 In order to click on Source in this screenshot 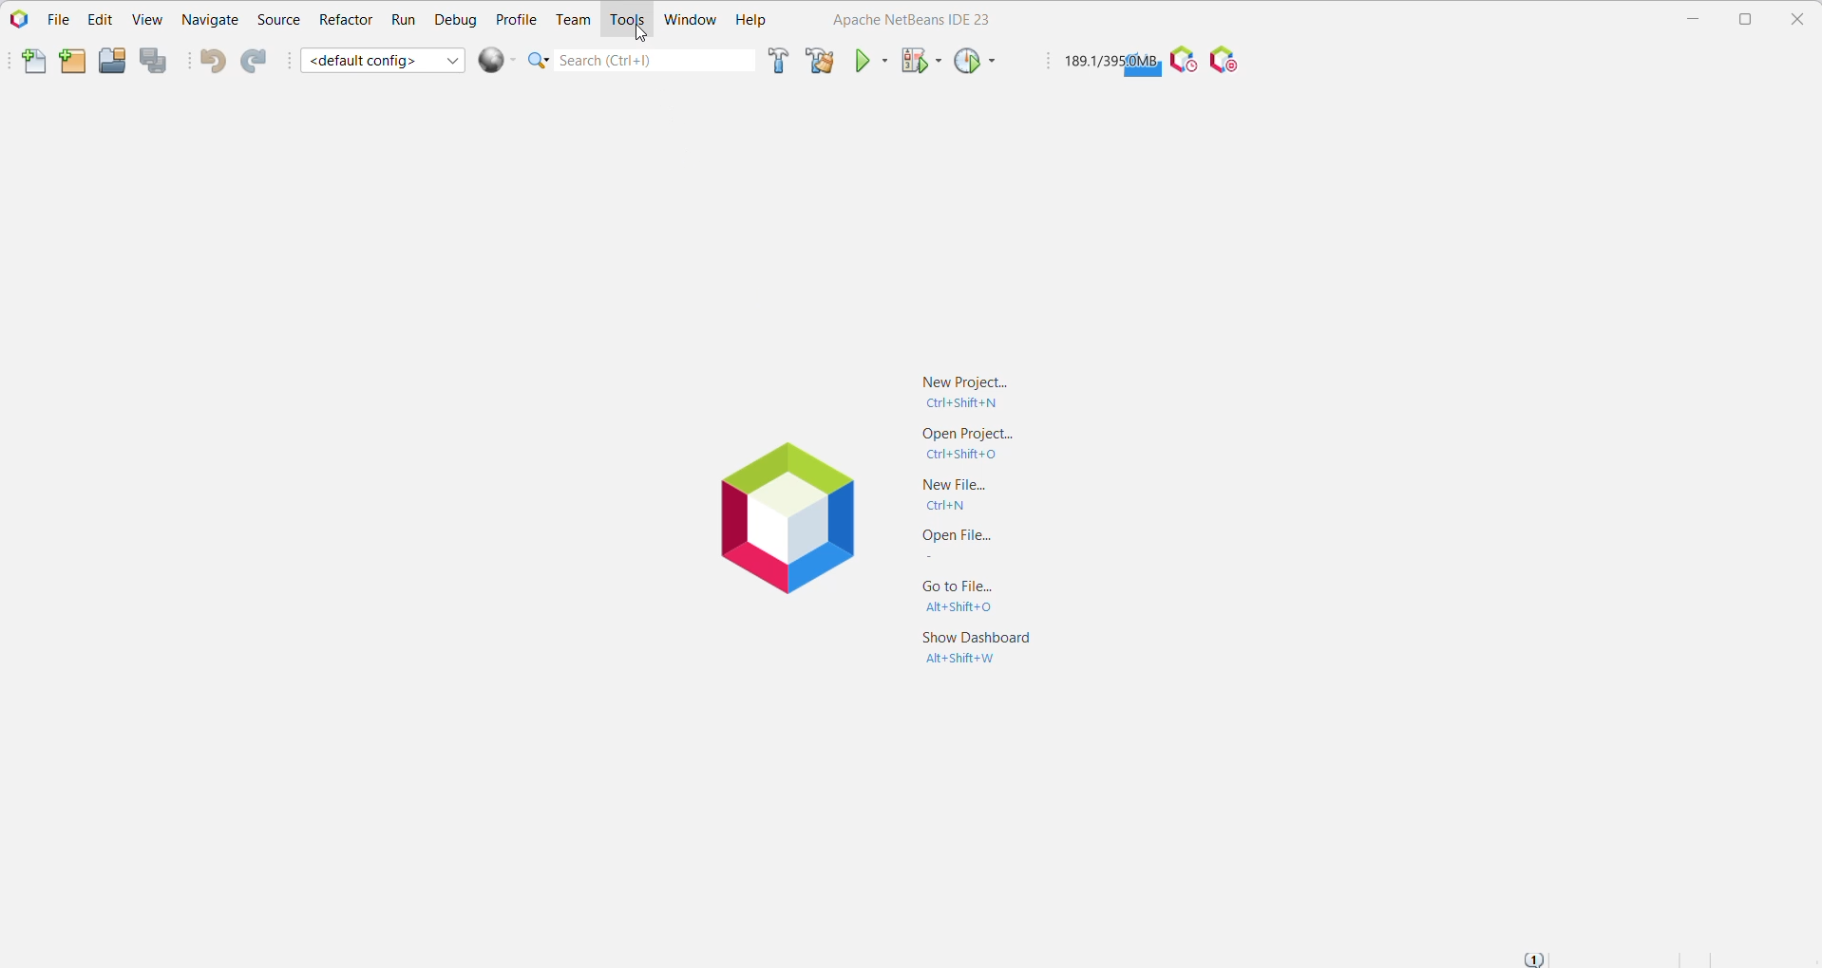, I will do `click(277, 21)`.